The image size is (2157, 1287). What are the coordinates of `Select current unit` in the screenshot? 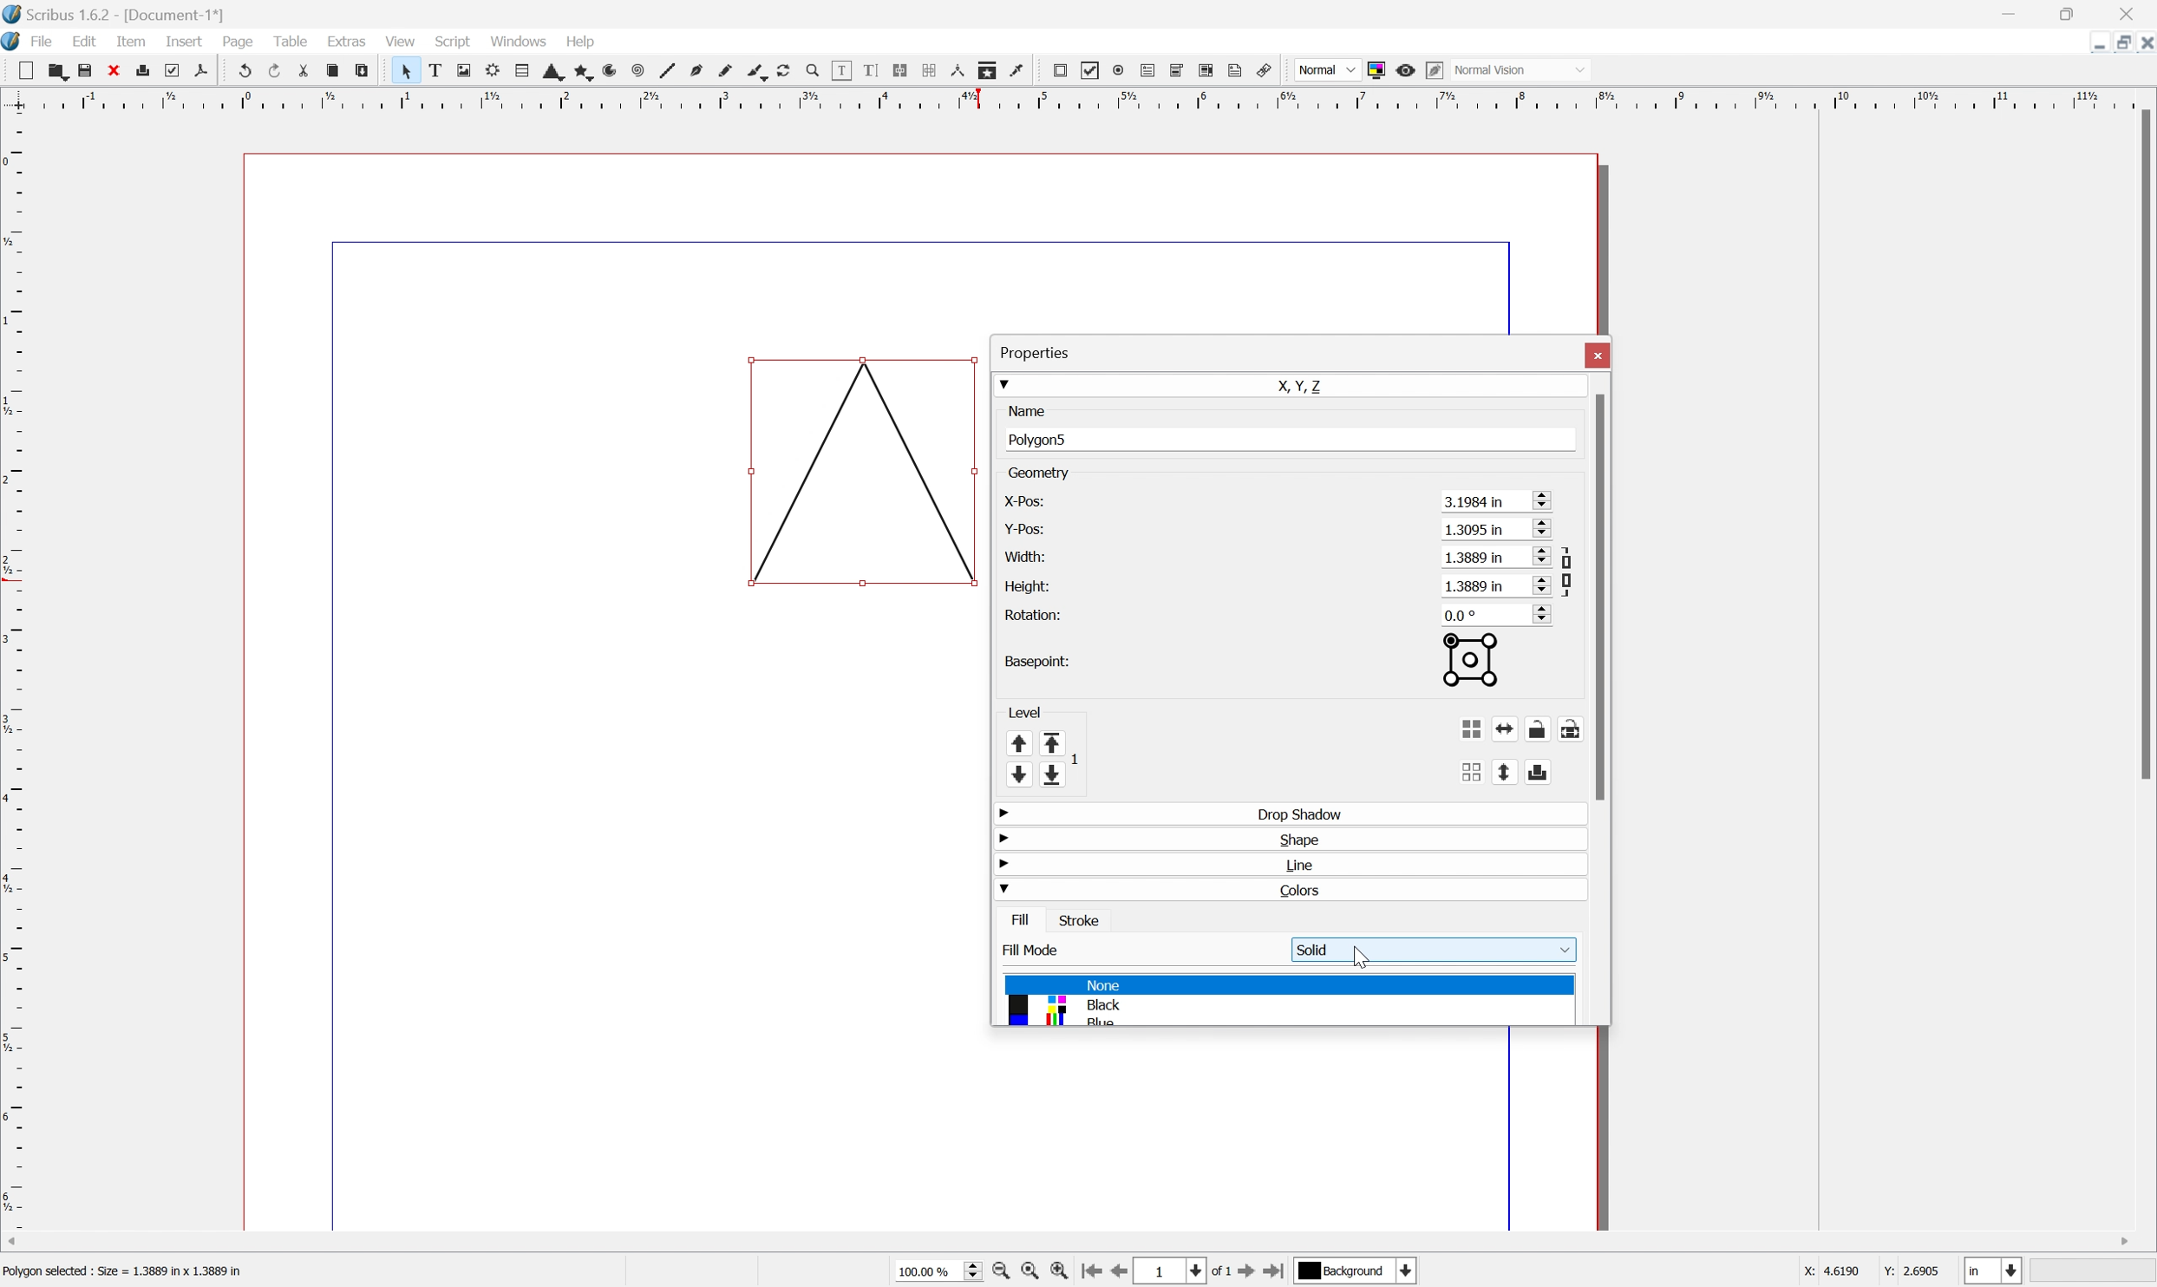 It's located at (1997, 1271).